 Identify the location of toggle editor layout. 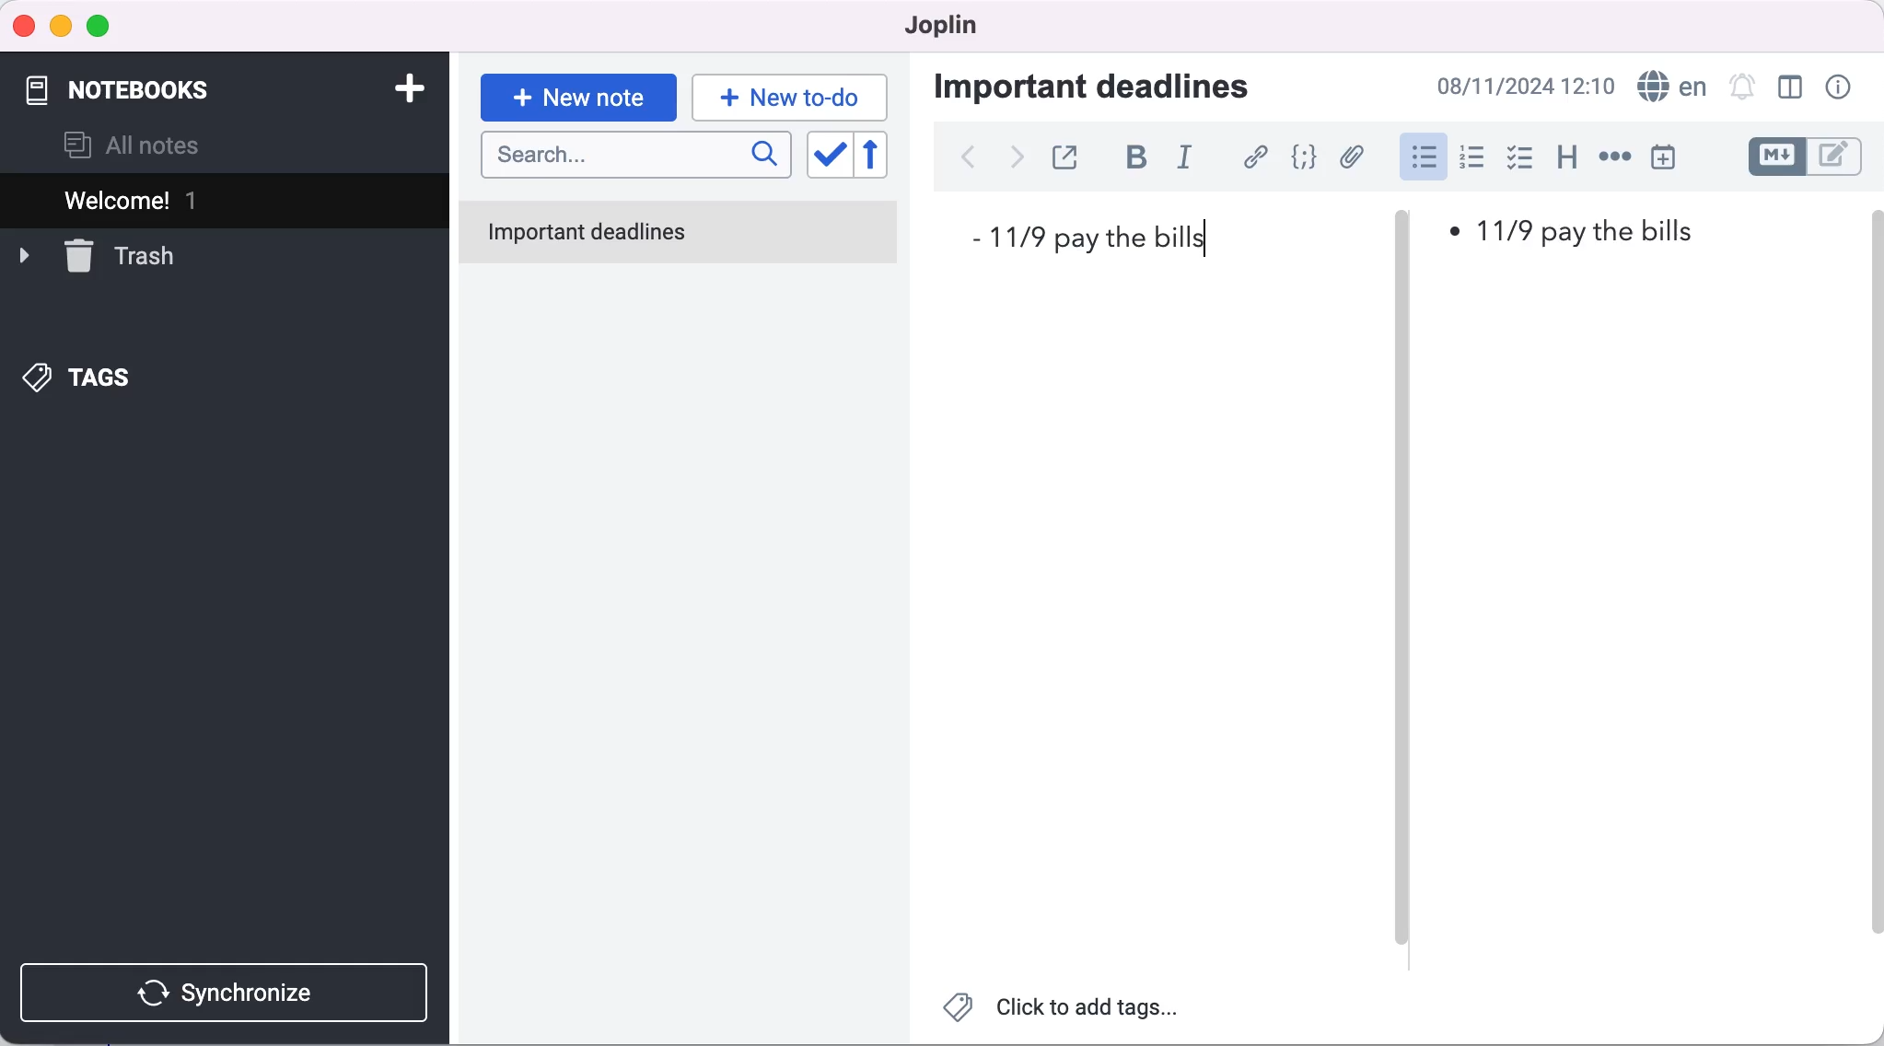
(1786, 89).